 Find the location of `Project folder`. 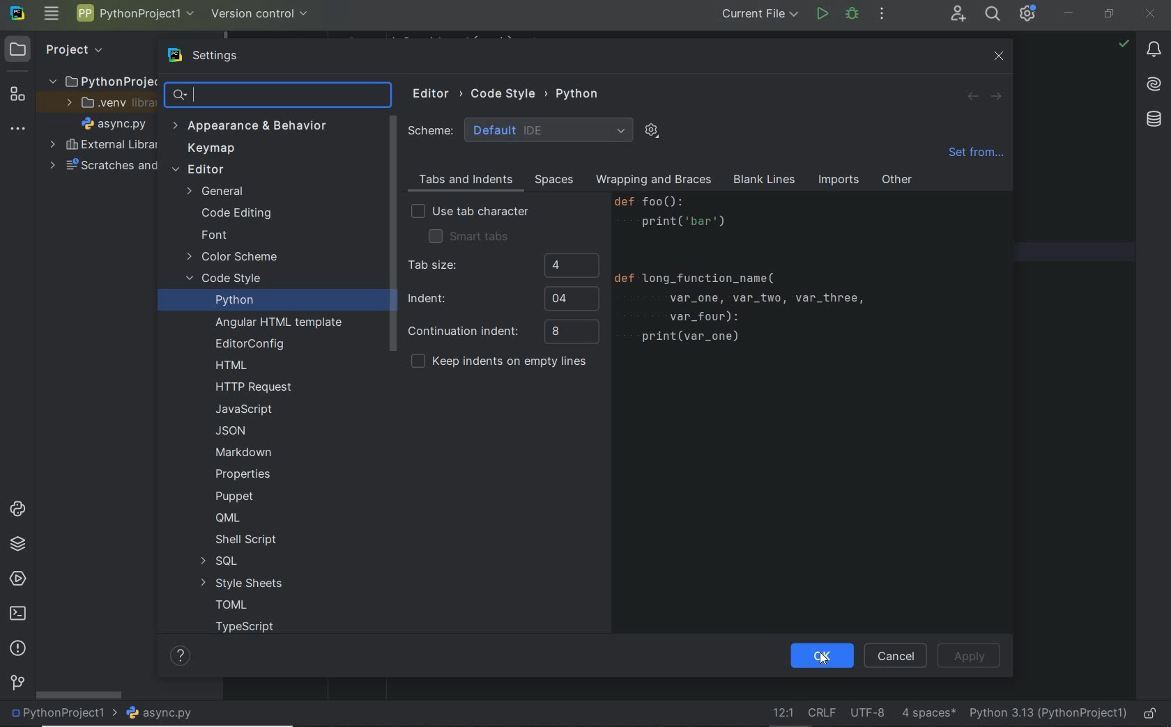

Project folder is located at coordinates (98, 81).